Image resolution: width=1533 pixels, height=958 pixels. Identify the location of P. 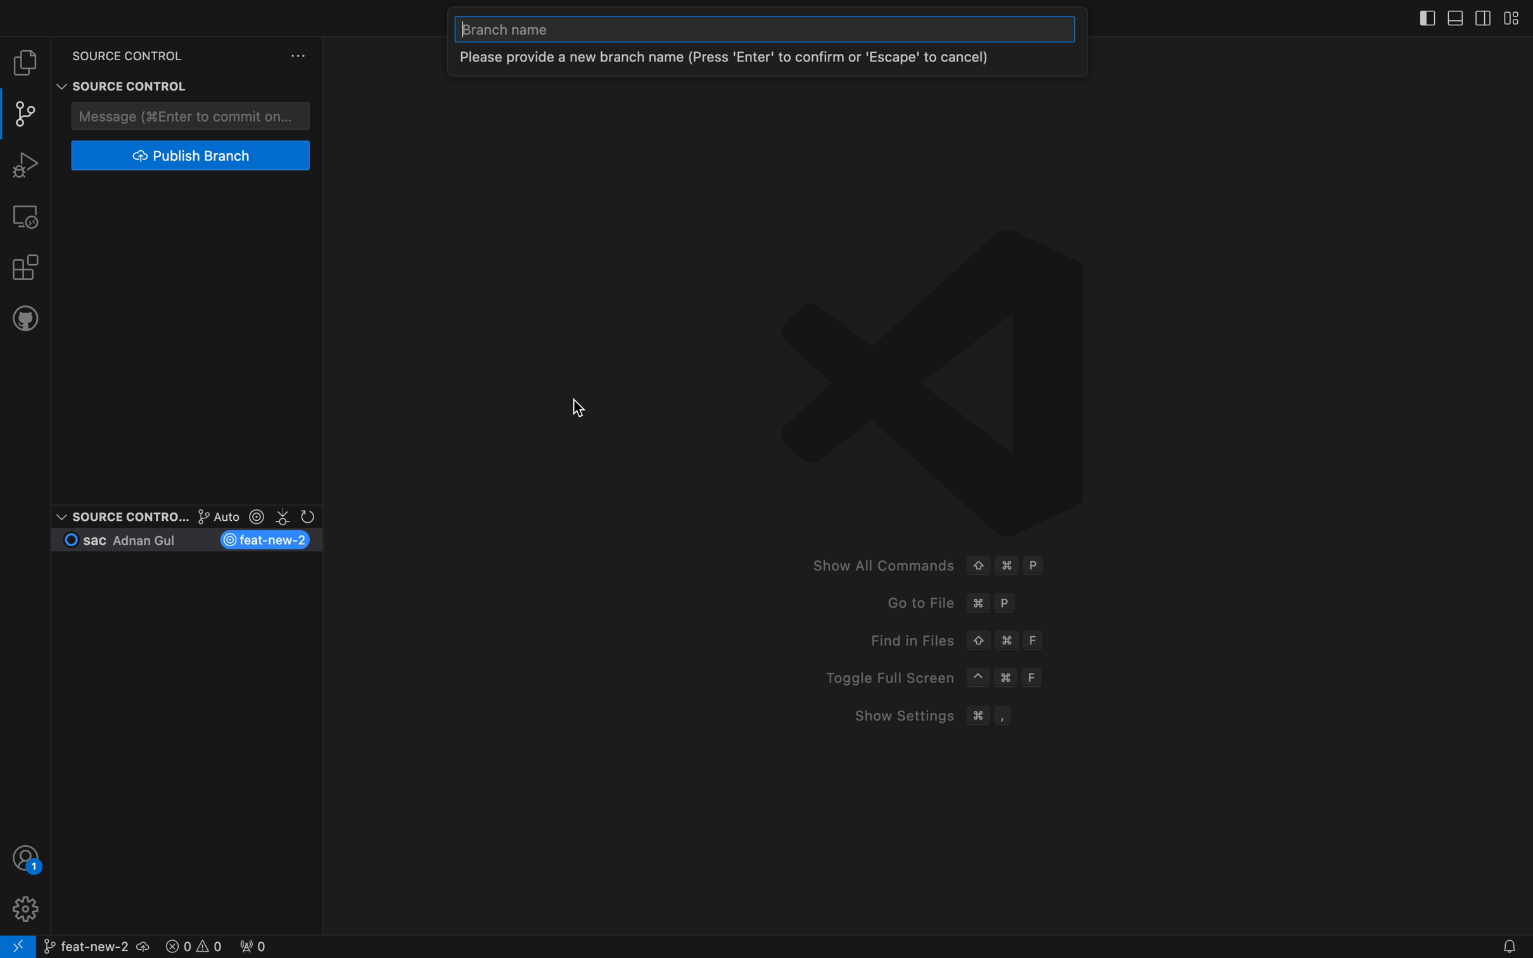
(1008, 604).